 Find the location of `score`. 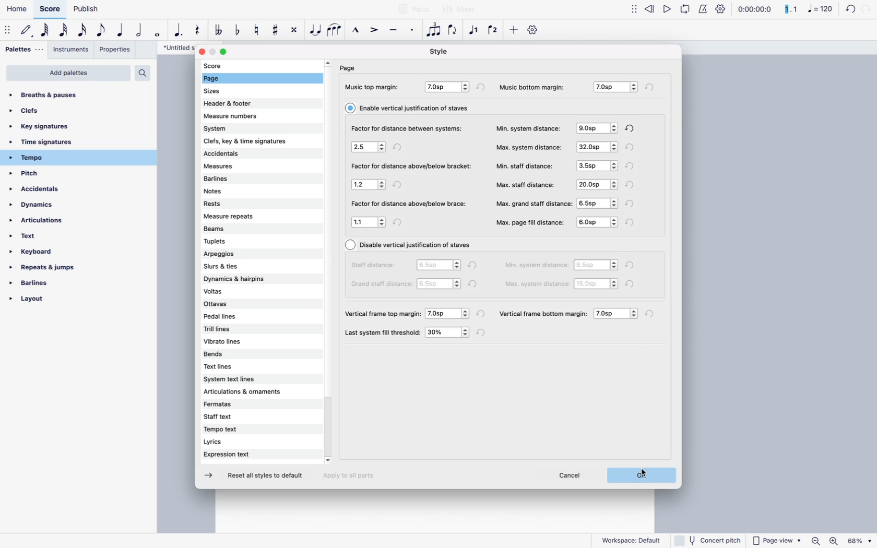

score is located at coordinates (227, 66).